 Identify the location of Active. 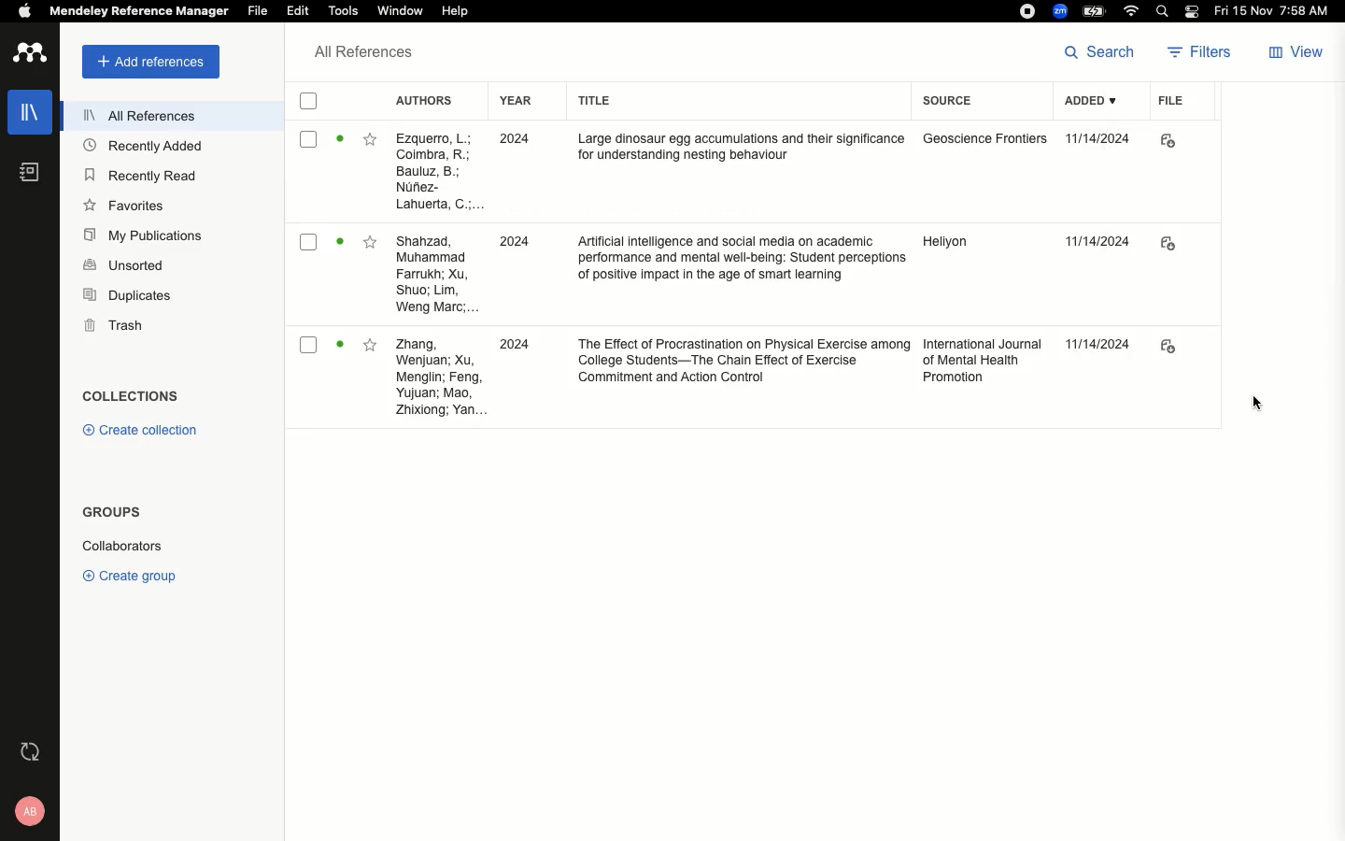
(340, 240).